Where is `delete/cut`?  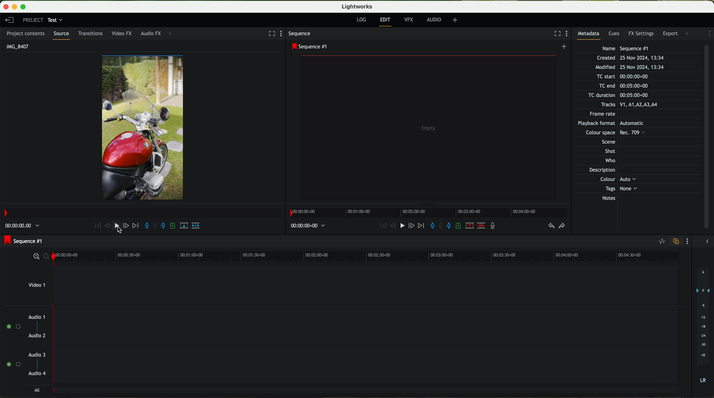 delete/cut is located at coordinates (481, 226).